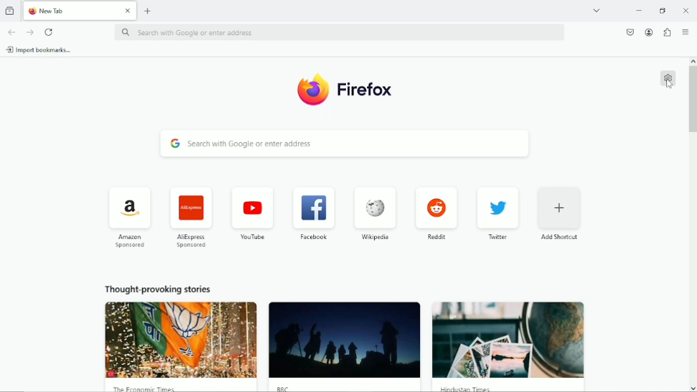 This screenshot has height=392, width=697. What do you see at coordinates (437, 213) in the screenshot?
I see `Reddit` at bounding box center [437, 213].